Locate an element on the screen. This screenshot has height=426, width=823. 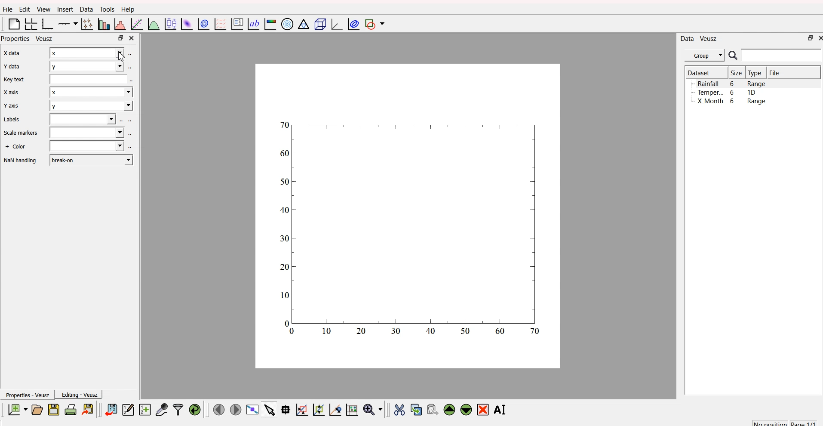
view plot full screen is located at coordinates (252, 410).